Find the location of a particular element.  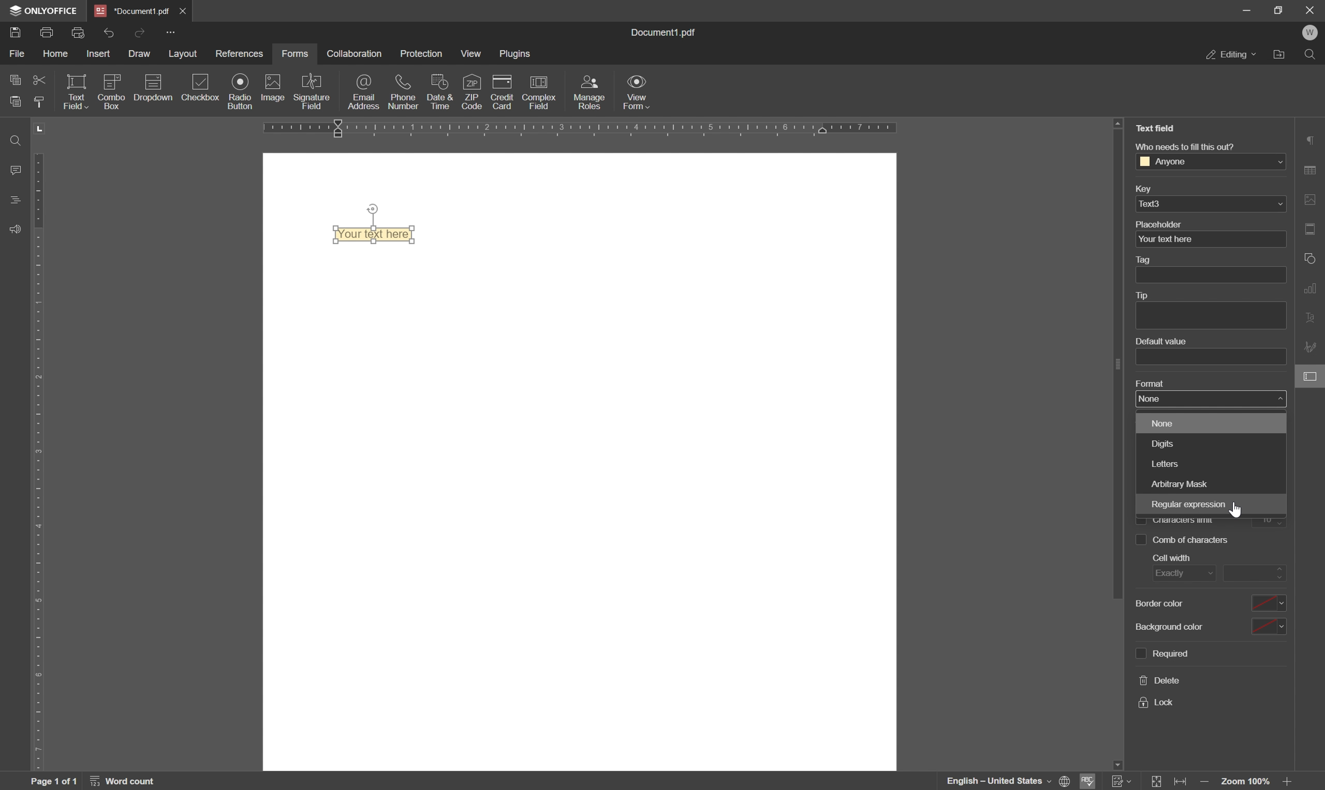

zoom out is located at coordinates (1205, 783).